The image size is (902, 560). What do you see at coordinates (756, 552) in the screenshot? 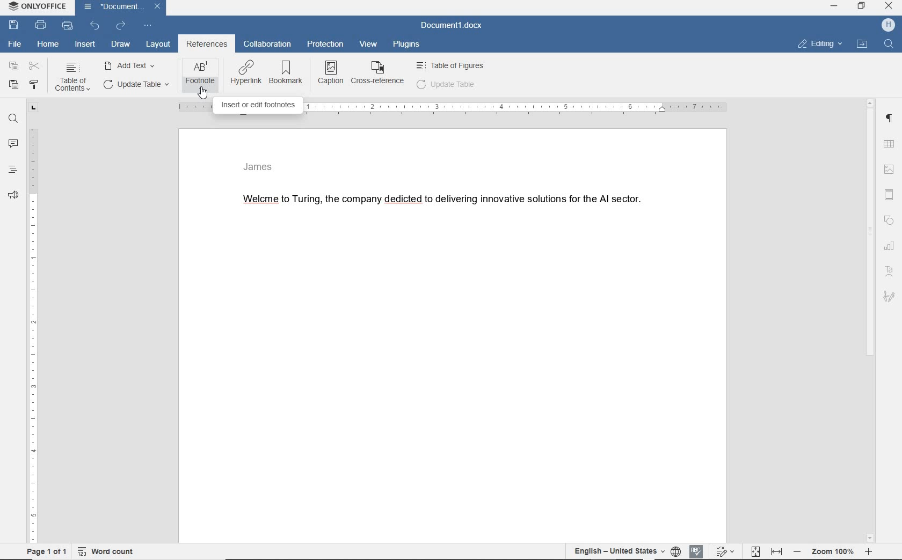
I see `fit to page` at bounding box center [756, 552].